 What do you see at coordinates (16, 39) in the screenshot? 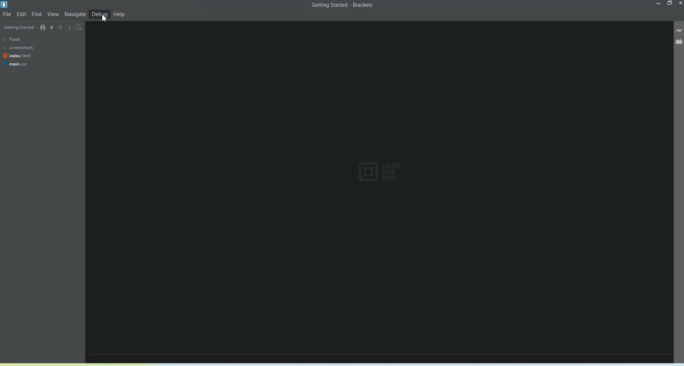
I see `Flash` at bounding box center [16, 39].